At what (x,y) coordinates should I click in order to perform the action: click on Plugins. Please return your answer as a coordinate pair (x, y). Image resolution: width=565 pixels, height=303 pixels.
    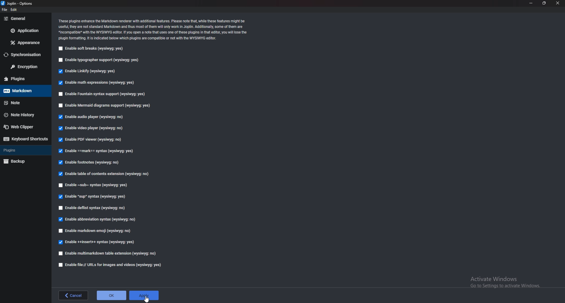
    Looking at the image, I should click on (22, 79).